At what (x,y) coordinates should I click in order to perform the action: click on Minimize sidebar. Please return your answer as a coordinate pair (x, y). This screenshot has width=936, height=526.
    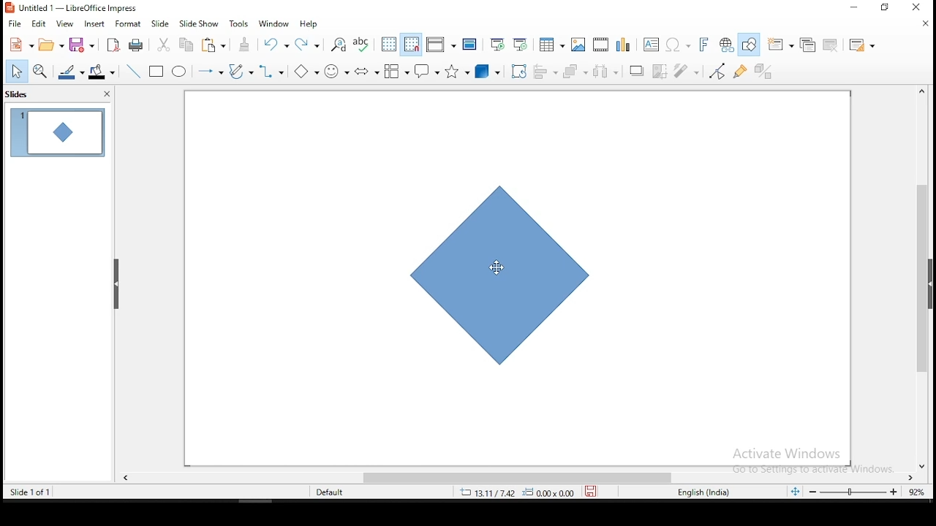
    Looking at the image, I should click on (117, 286).